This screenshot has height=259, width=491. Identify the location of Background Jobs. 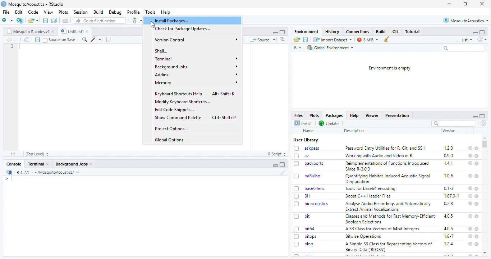
(71, 164).